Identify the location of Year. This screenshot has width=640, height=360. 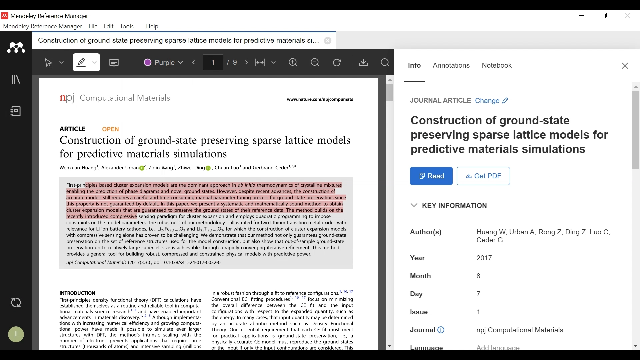
(418, 258).